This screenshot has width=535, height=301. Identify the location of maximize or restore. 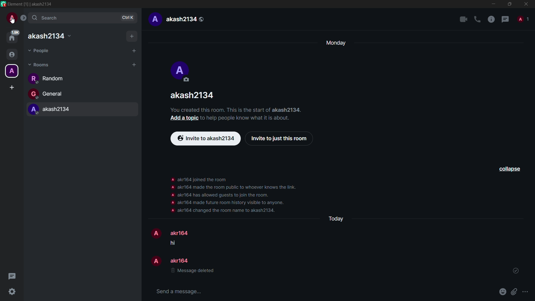
(509, 4).